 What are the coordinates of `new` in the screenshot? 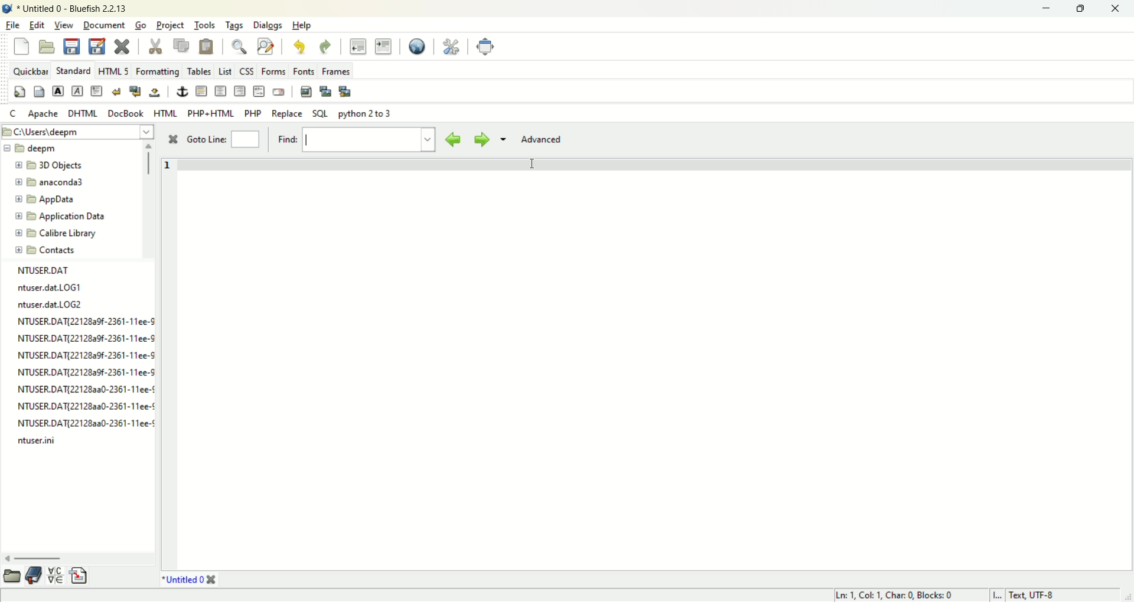 It's located at (23, 48).